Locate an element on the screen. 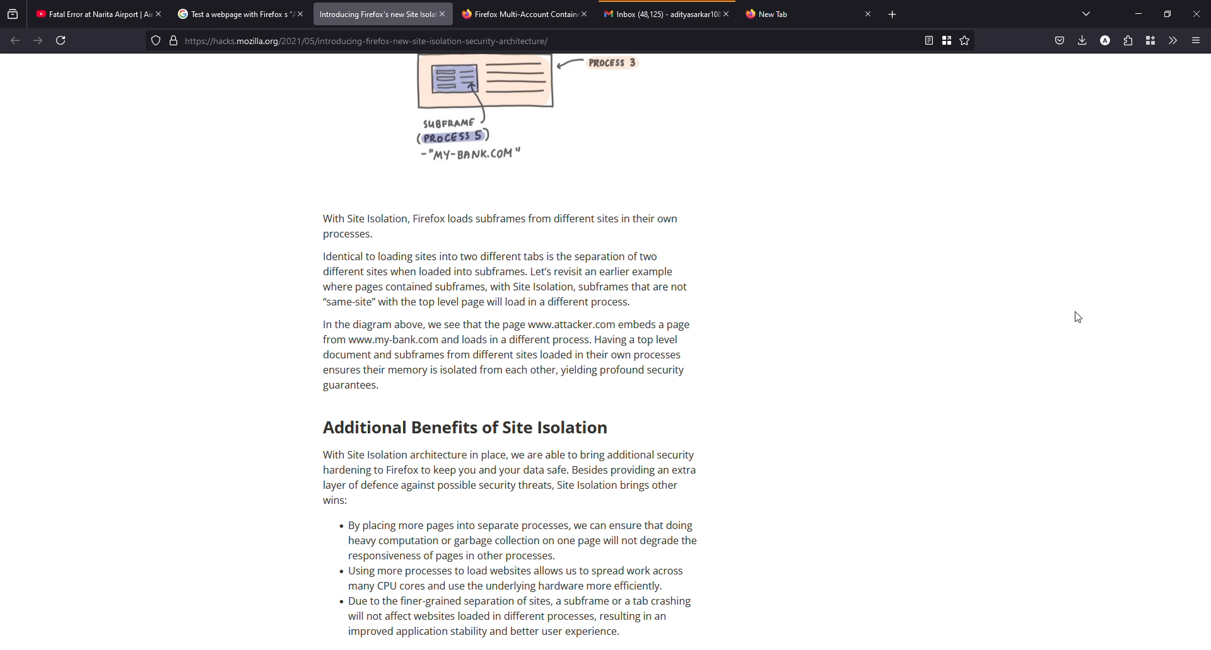  close is located at coordinates (867, 13).